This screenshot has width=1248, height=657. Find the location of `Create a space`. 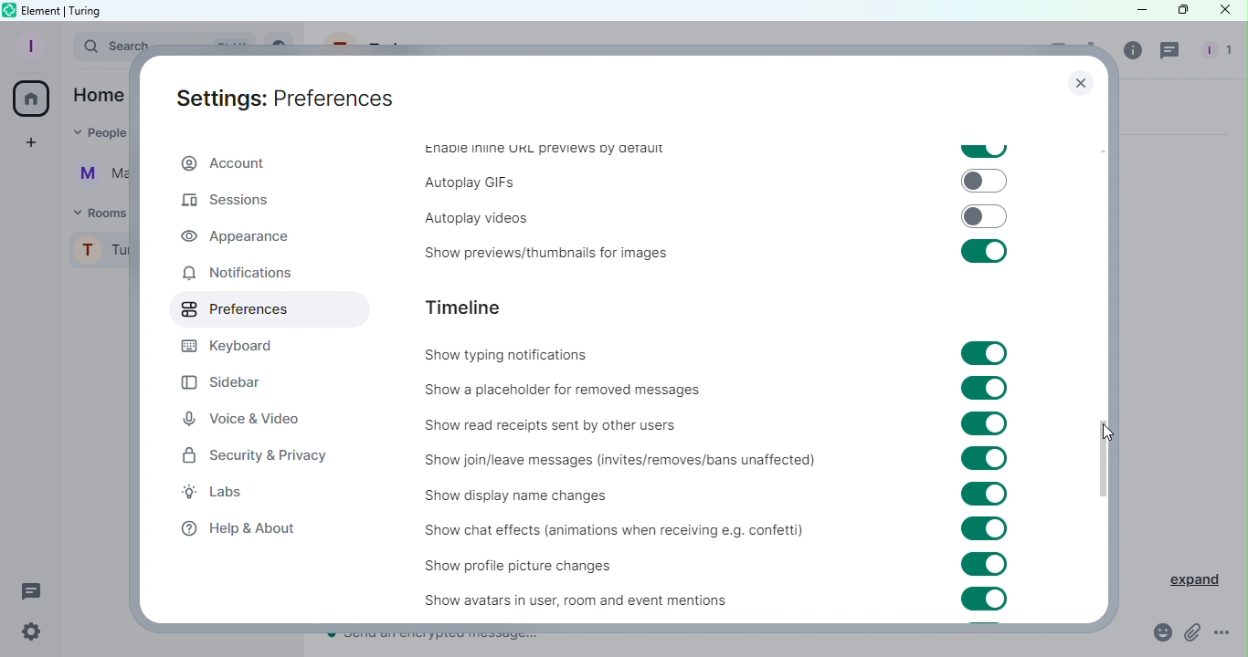

Create a space is located at coordinates (34, 142).